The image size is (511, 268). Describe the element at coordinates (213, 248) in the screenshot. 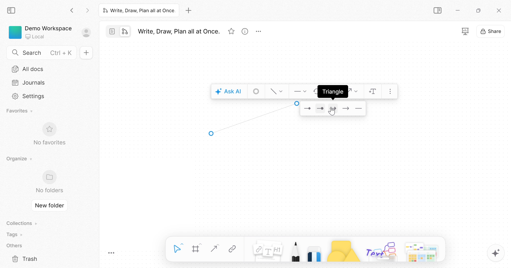

I see `Straight` at that location.